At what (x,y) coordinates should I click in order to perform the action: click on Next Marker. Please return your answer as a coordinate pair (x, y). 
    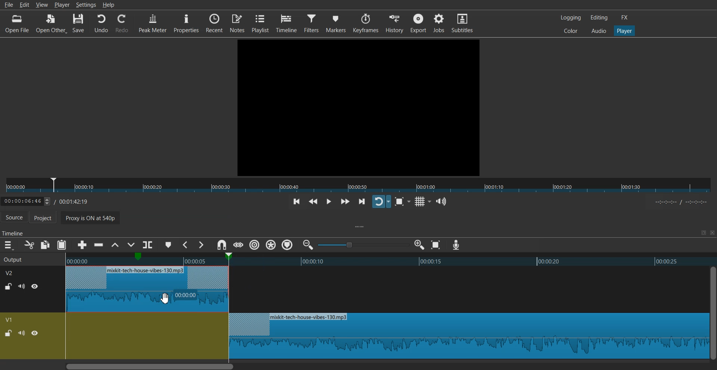
    Looking at the image, I should click on (201, 245).